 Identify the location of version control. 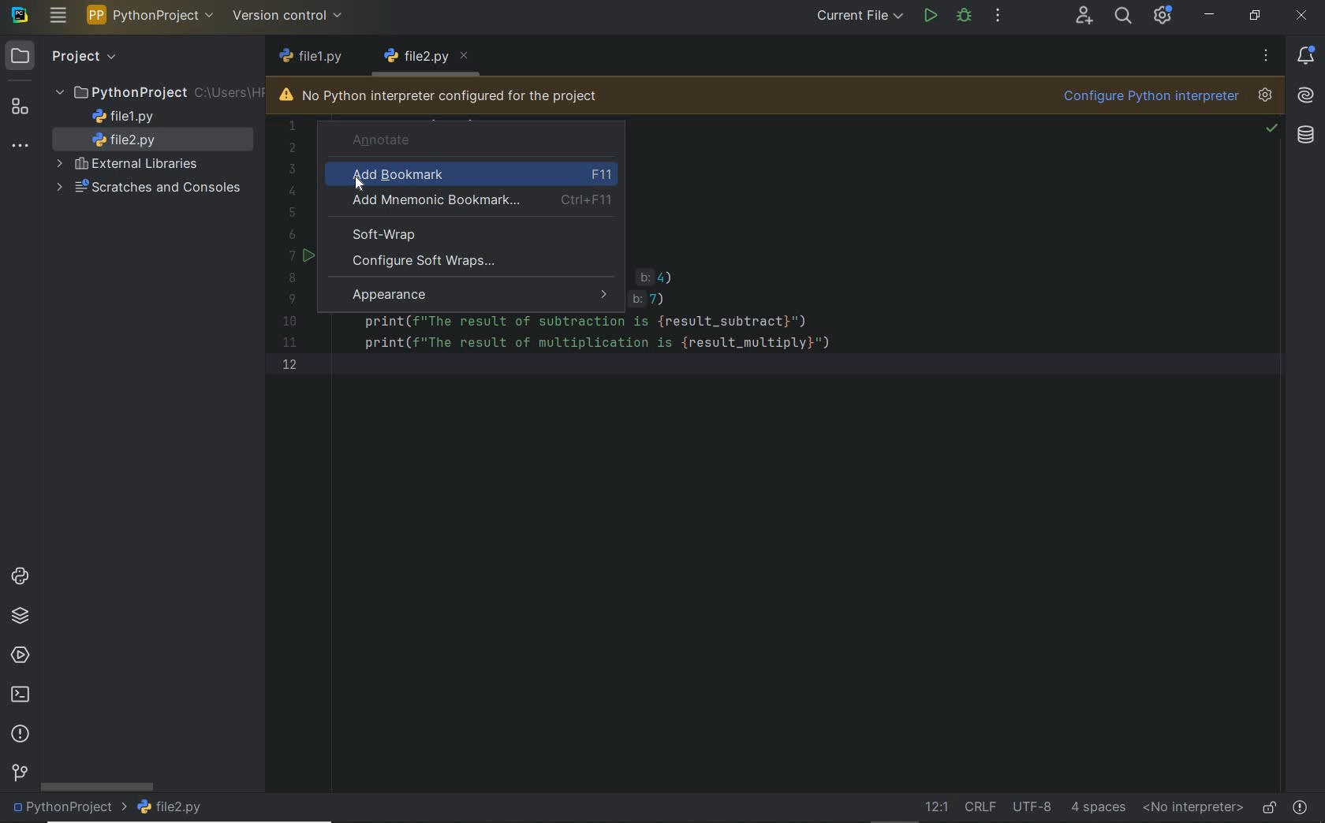
(17, 774).